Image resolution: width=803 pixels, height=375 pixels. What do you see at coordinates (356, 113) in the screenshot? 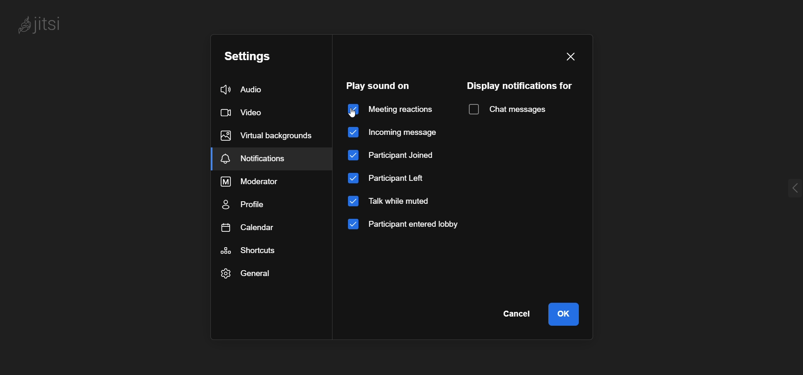
I see `cursor` at bounding box center [356, 113].